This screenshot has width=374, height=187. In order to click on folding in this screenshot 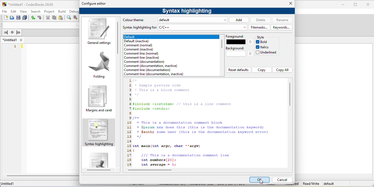, I will do `click(98, 65)`.